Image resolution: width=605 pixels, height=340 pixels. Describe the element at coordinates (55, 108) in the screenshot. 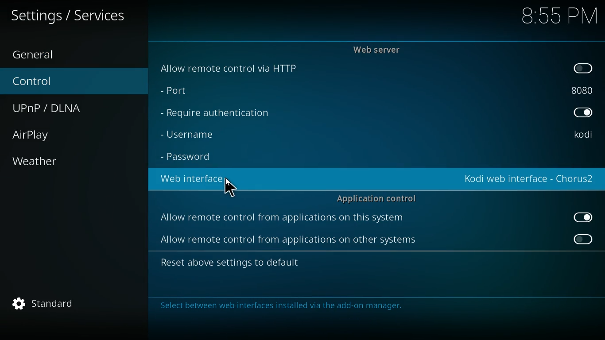

I see `UPnP / DLNA` at that location.